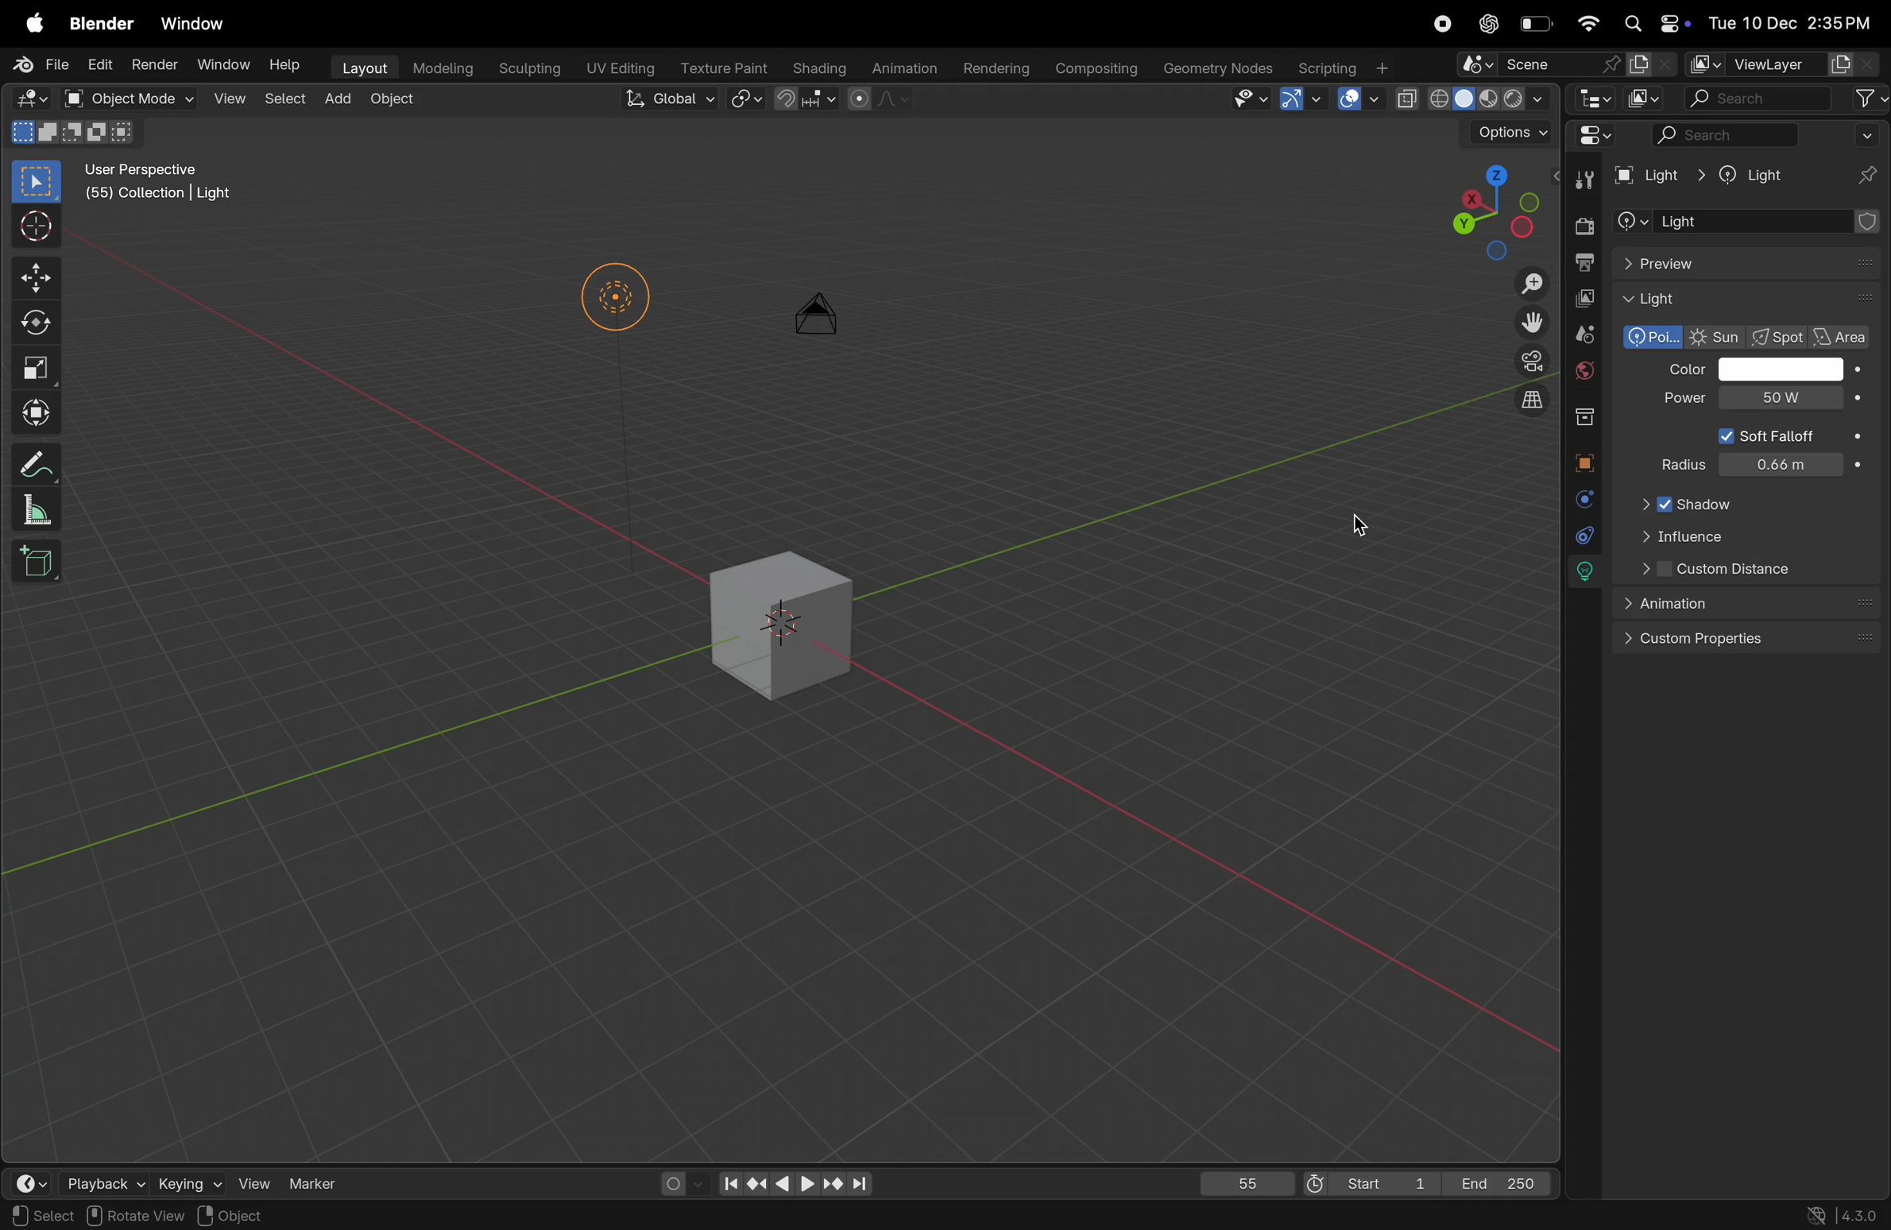  What do you see at coordinates (1682, 372) in the screenshot?
I see `Color` at bounding box center [1682, 372].